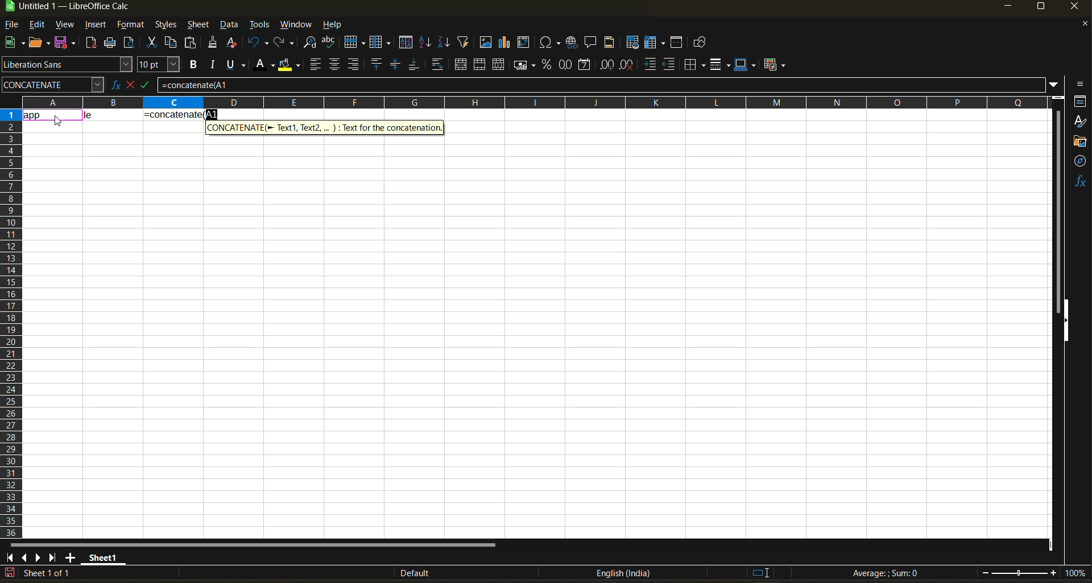 The image size is (1092, 583). What do you see at coordinates (623, 573) in the screenshot?
I see `text language` at bounding box center [623, 573].